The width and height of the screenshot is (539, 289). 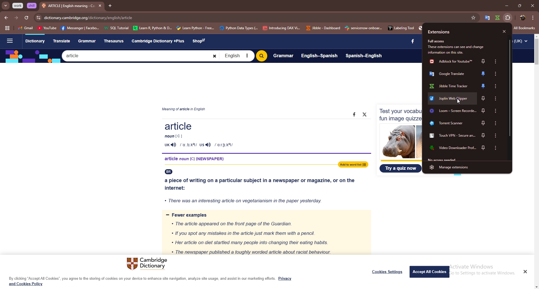 I want to click on Article, so click(x=261, y=135).